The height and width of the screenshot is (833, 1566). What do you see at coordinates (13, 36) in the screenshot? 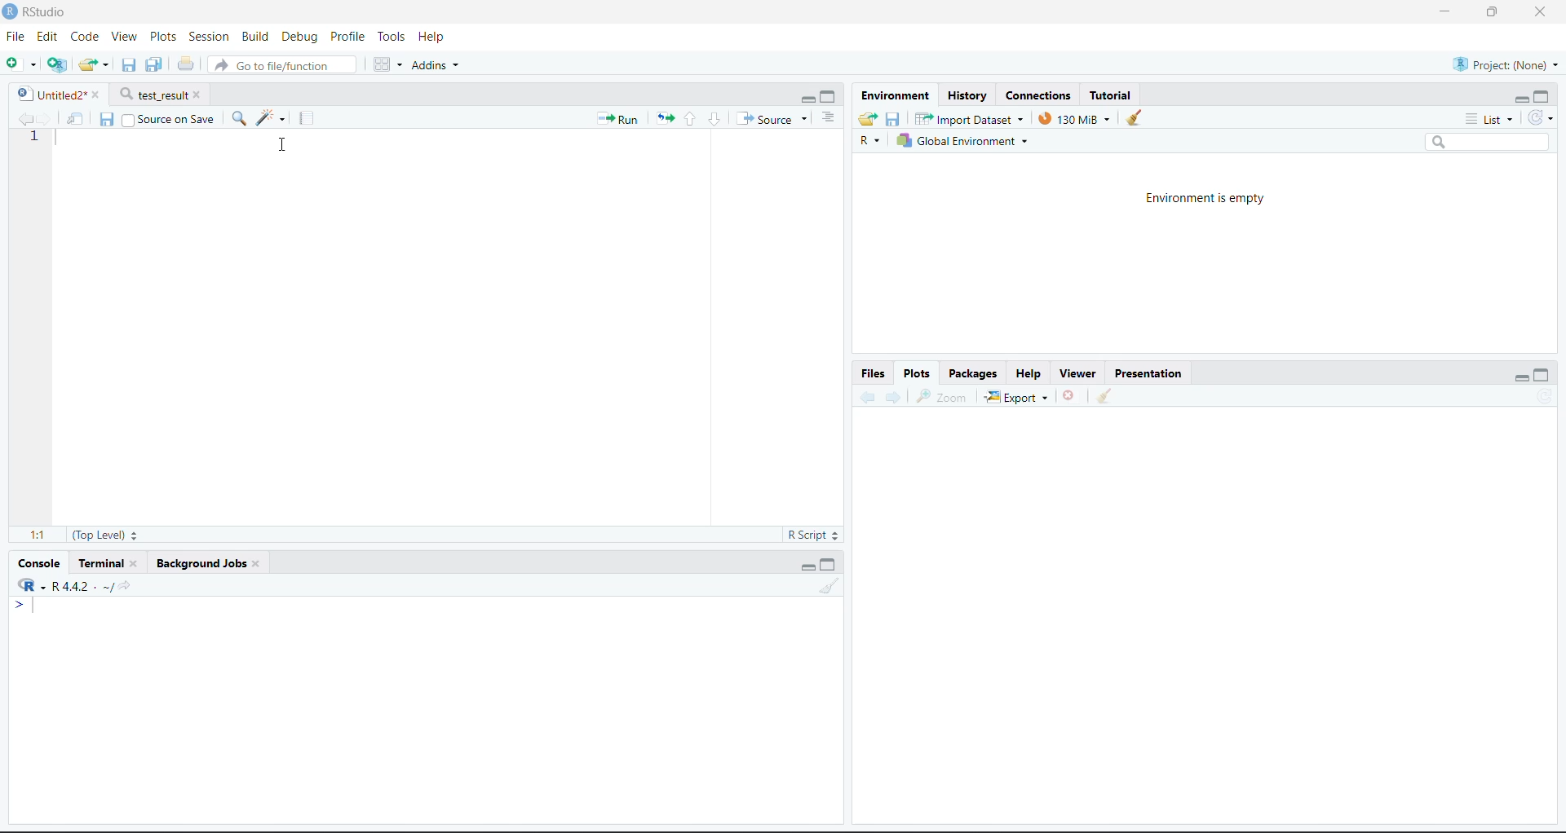
I see `File` at bounding box center [13, 36].